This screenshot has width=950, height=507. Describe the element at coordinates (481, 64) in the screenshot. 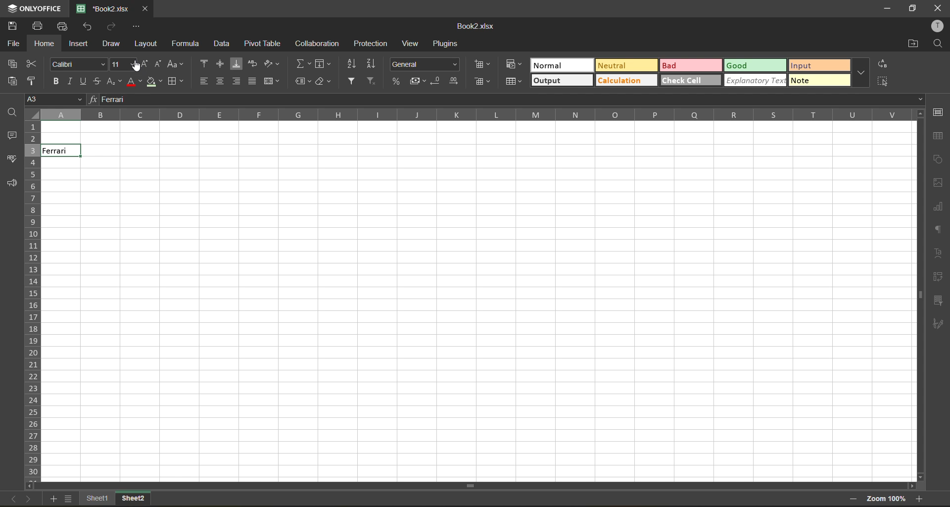

I see `insert cells` at that location.